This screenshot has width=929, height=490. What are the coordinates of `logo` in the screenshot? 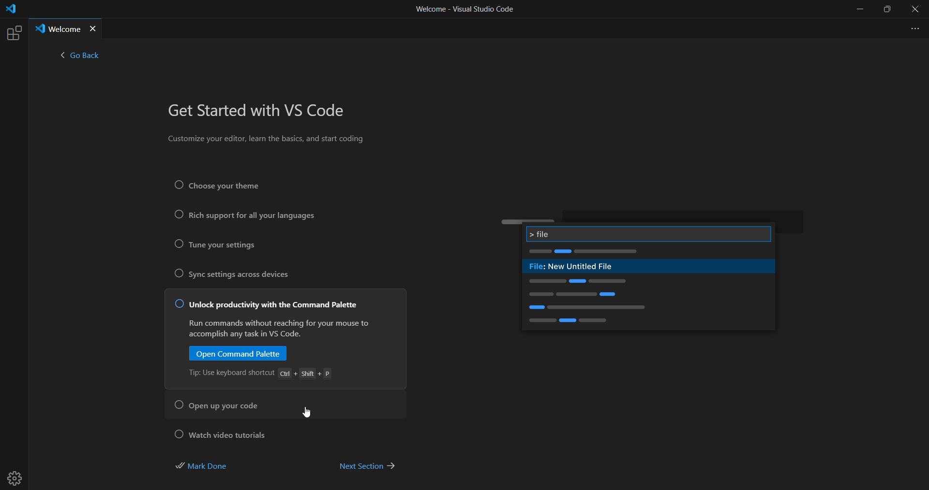 It's located at (10, 11).